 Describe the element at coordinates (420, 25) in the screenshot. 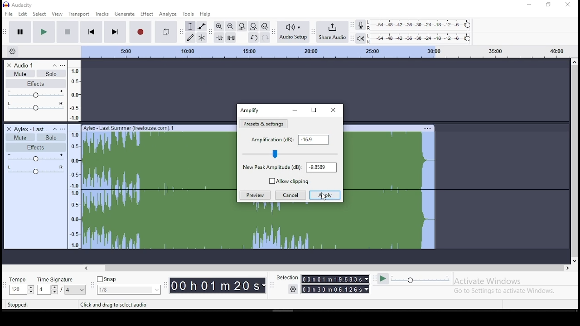

I see `recording level` at that location.